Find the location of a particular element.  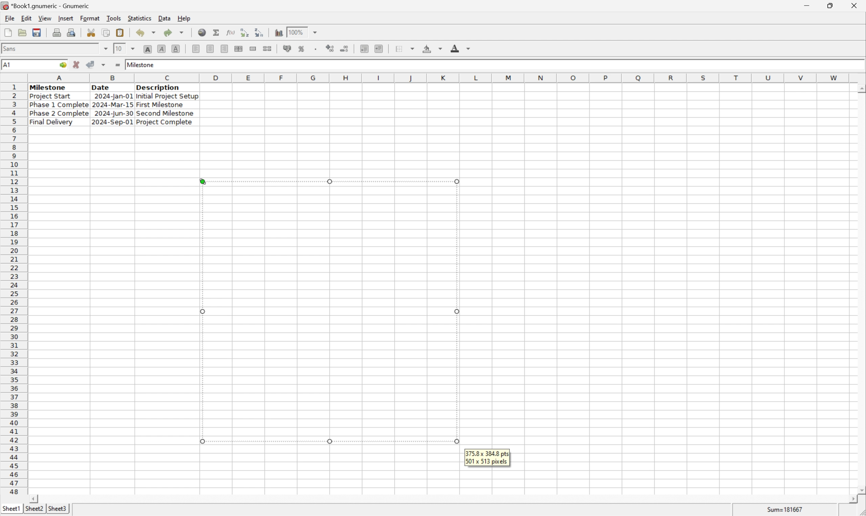

format selection as accouting is located at coordinates (288, 49).